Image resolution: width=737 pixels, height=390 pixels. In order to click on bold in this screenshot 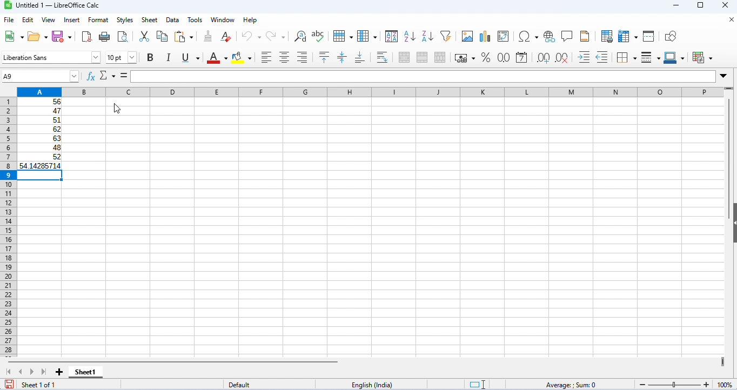, I will do `click(150, 58)`.